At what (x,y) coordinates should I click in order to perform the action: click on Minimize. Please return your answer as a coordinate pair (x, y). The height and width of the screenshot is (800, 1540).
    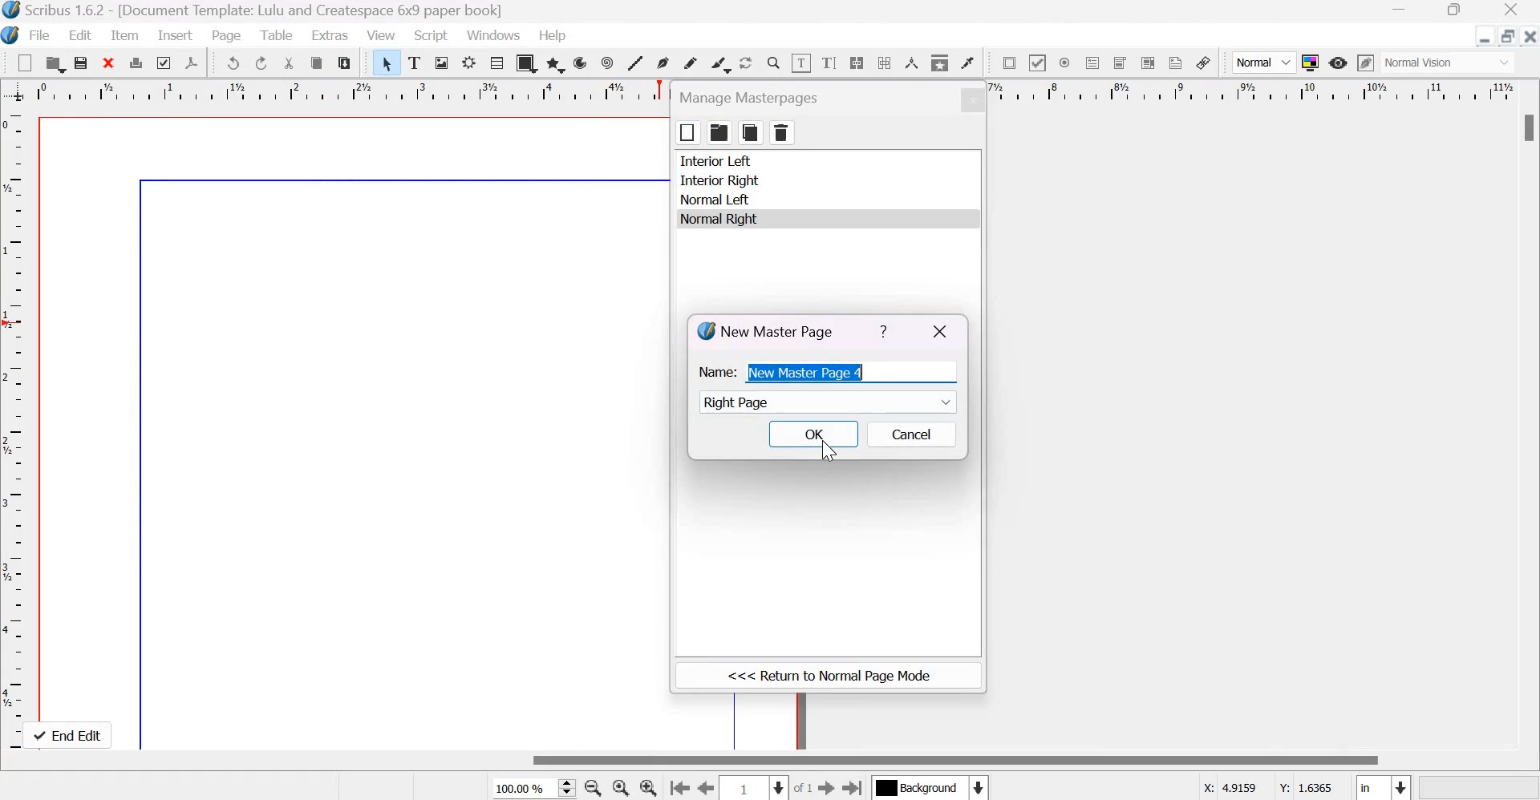
    Looking at the image, I should click on (1397, 9).